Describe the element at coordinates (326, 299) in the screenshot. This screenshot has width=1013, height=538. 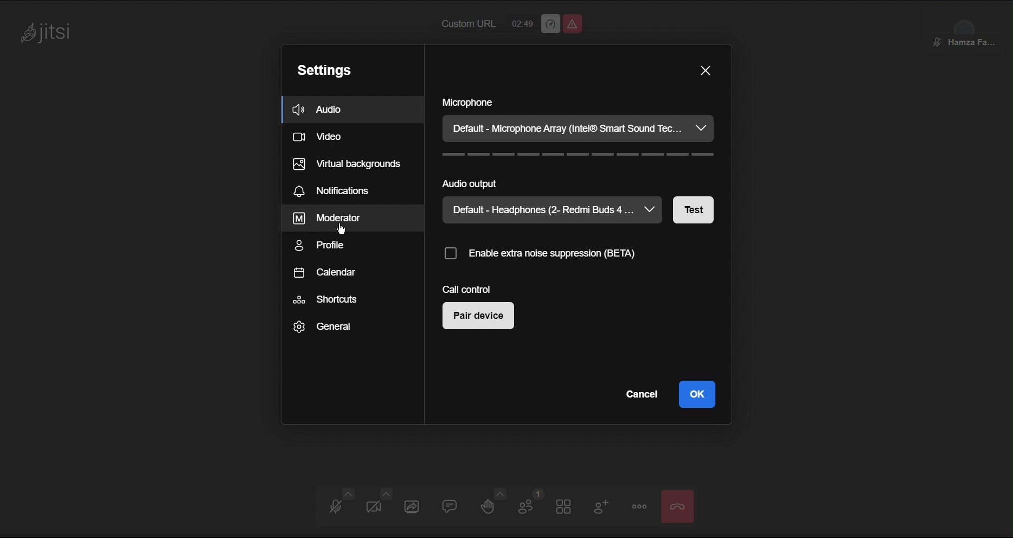
I see `Shortcuts` at that location.